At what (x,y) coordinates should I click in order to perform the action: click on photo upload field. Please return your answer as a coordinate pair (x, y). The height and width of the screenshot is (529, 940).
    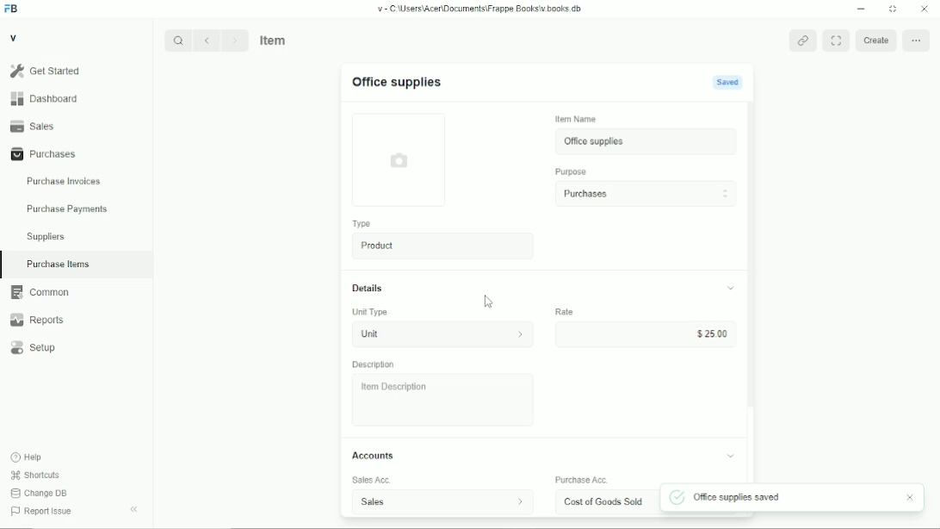
    Looking at the image, I should click on (400, 159).